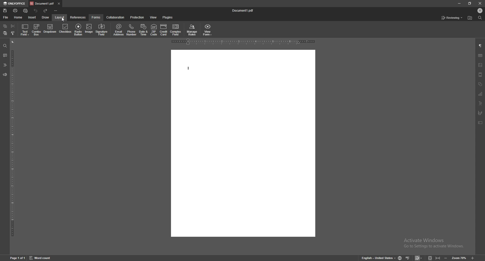 The image size is (485, 261). Describe the element at coordinates (480, 113) in the screenshot. I see `signature` at that location.